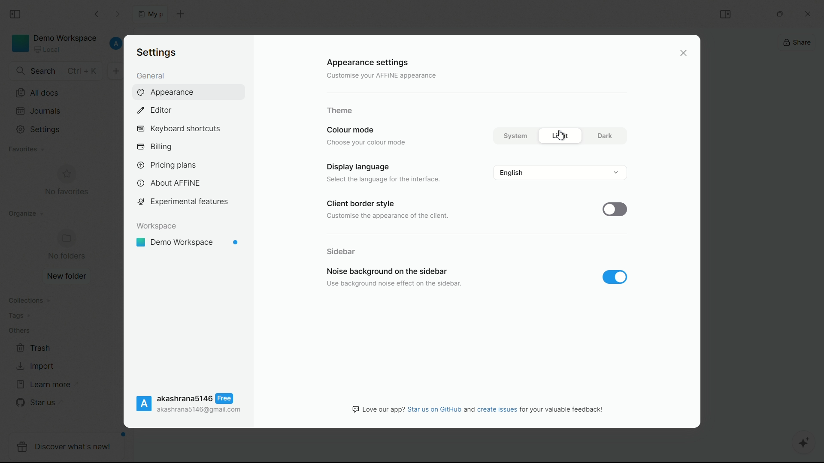 The height and width of the screenshot is (463, 824). Describe the element at coordinates (39, 129) in the screenshot. I see `settings` at that location.